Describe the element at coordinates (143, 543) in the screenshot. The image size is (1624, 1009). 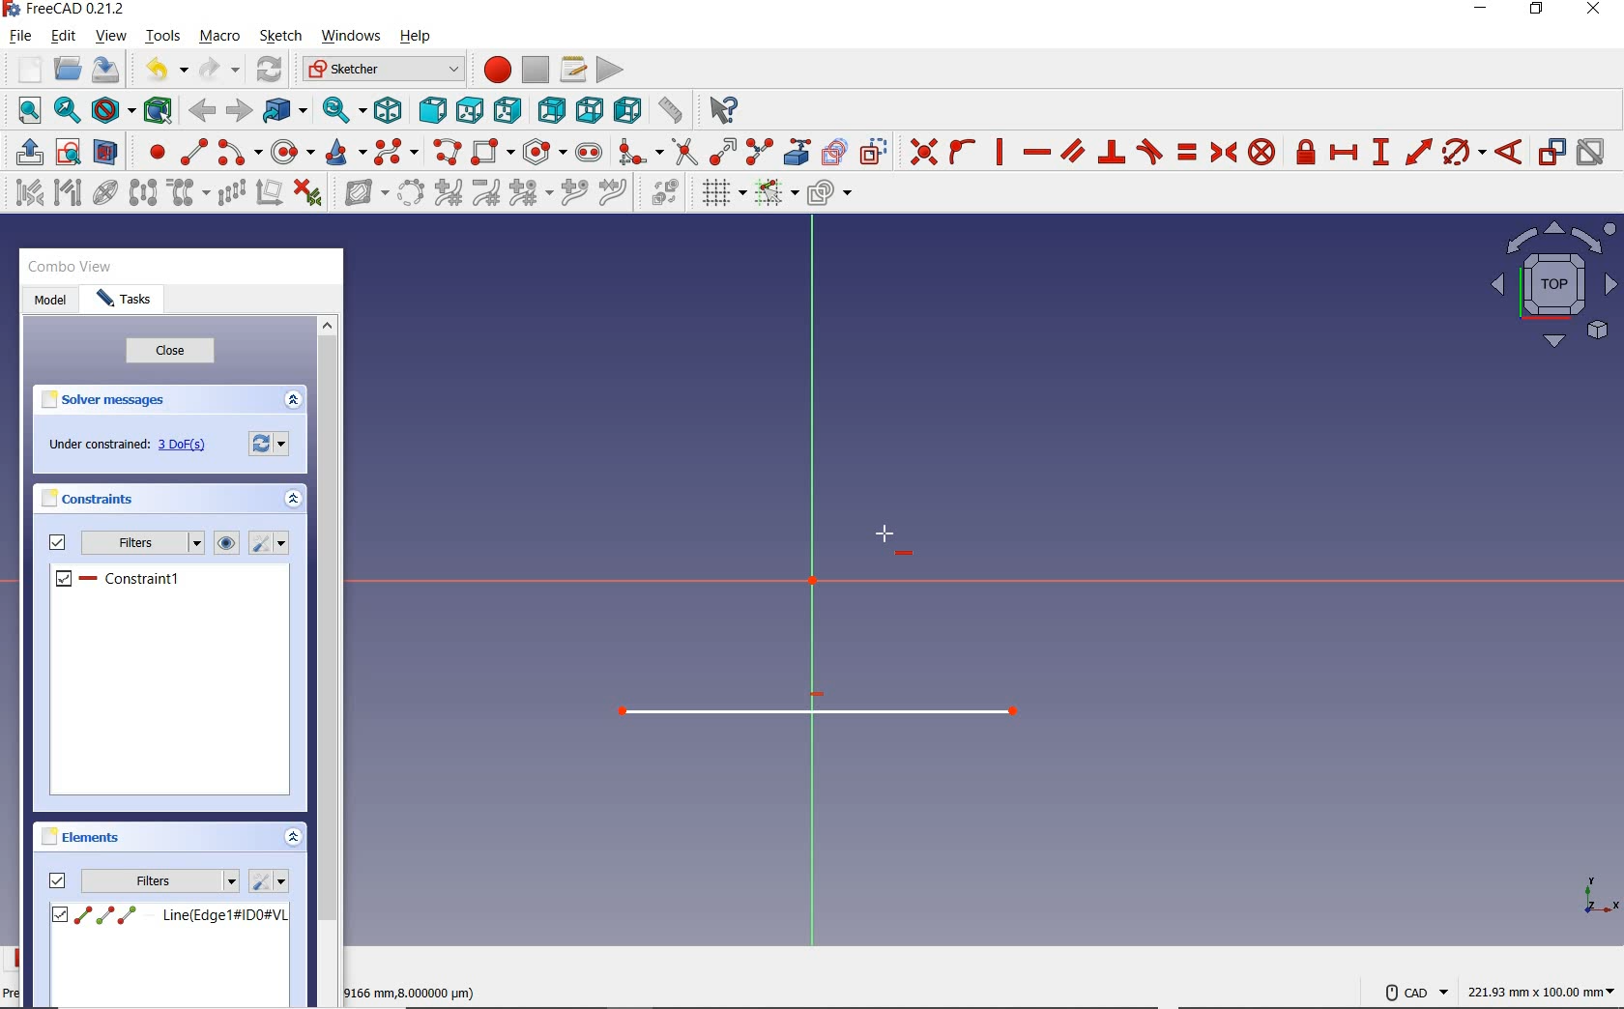
I see `FILTERS` at that location.